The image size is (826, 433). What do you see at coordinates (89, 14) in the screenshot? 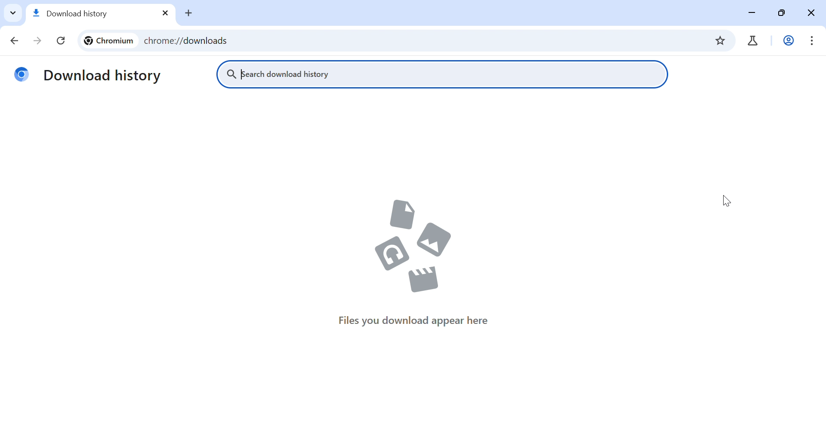
I see `Download history Tab` at bounding box center [89, 14].